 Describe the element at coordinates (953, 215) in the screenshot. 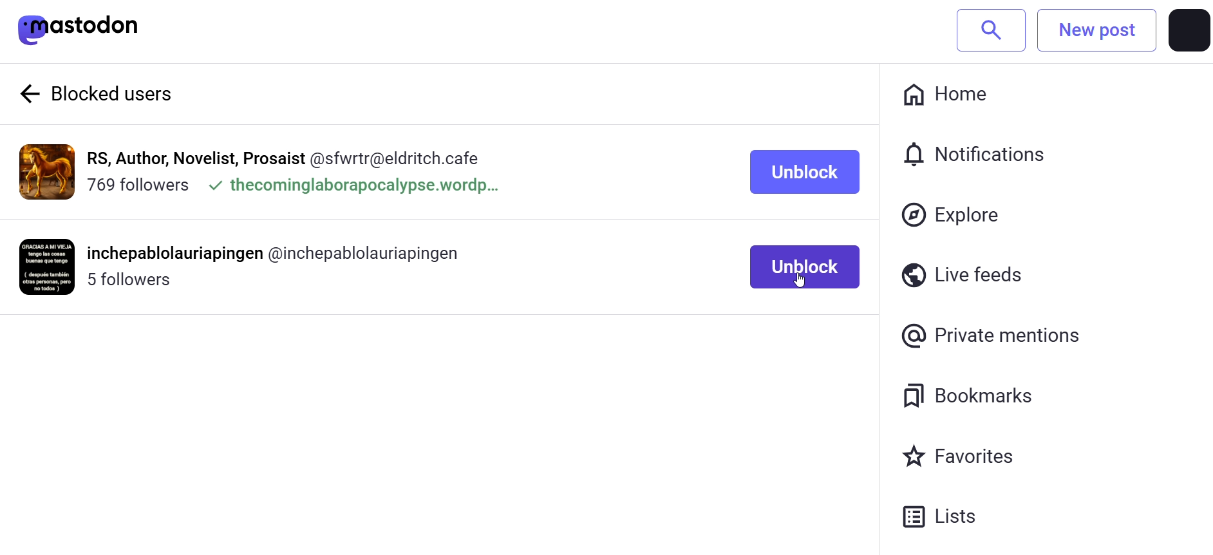

I see `explore` at that location.